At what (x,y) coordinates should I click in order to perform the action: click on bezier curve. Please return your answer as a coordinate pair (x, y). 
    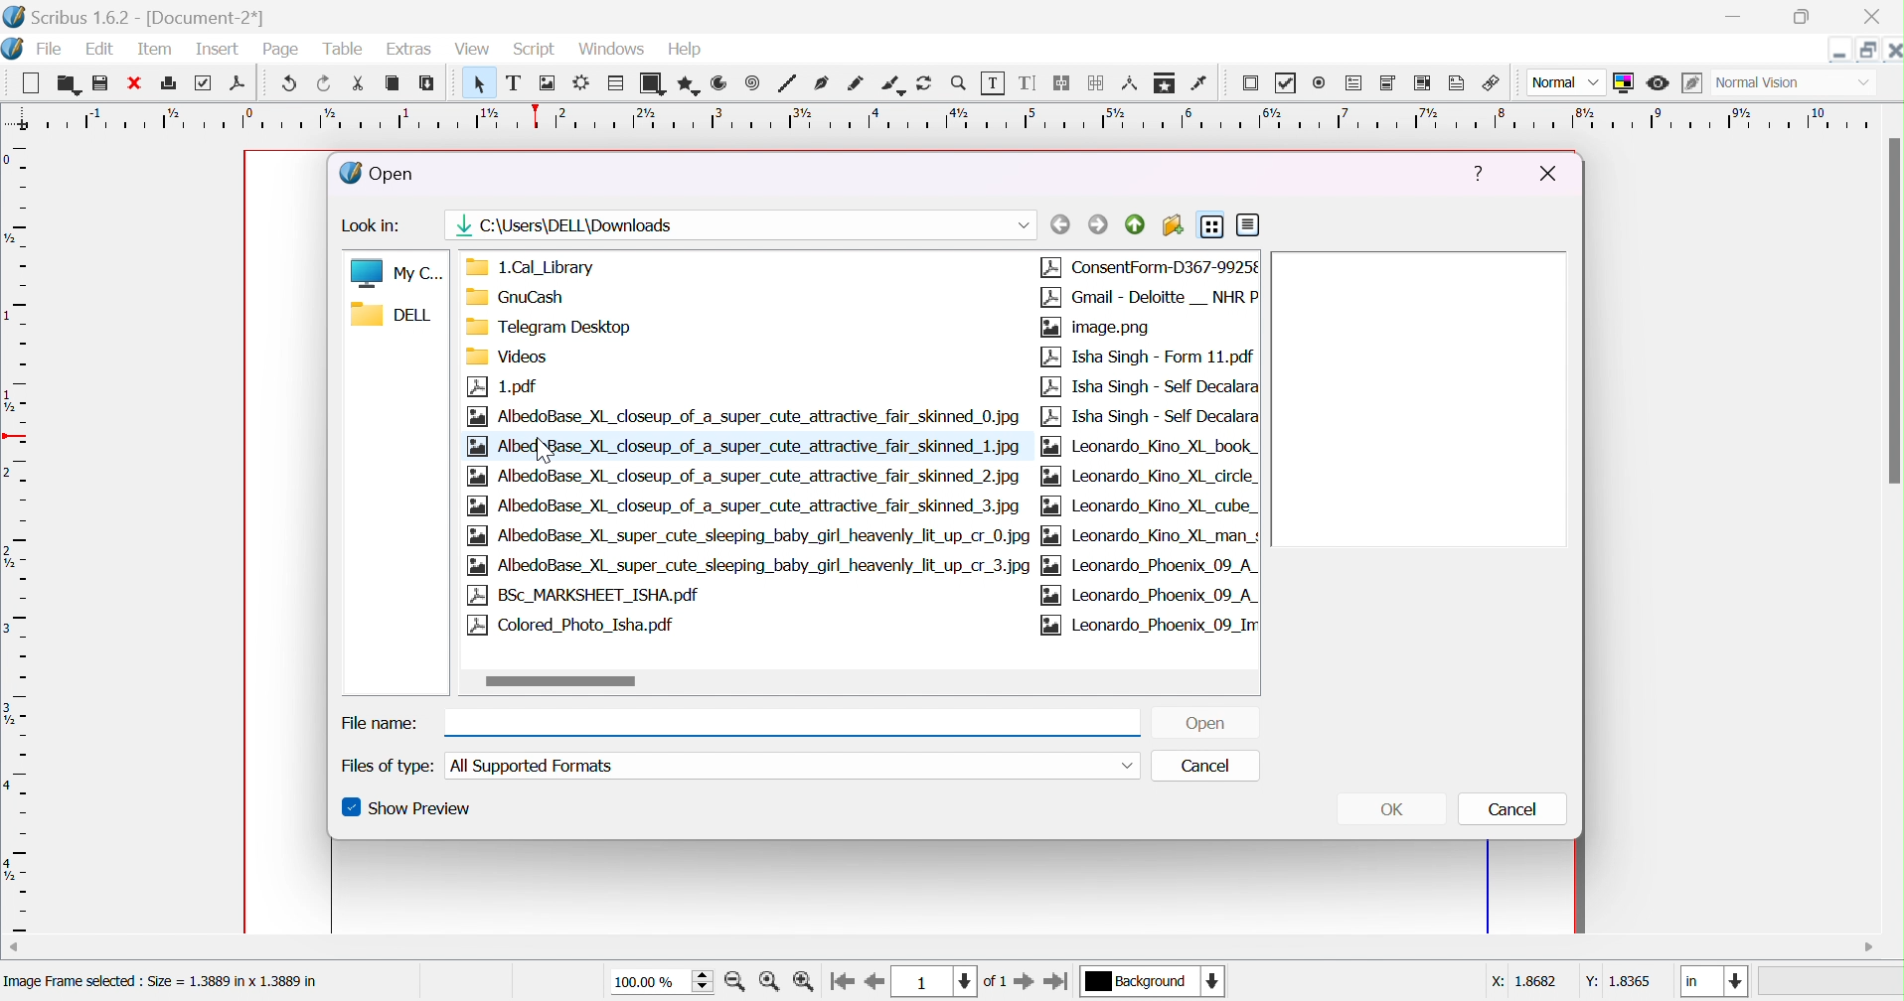
    Looking at the image, I should click on (823, 82).